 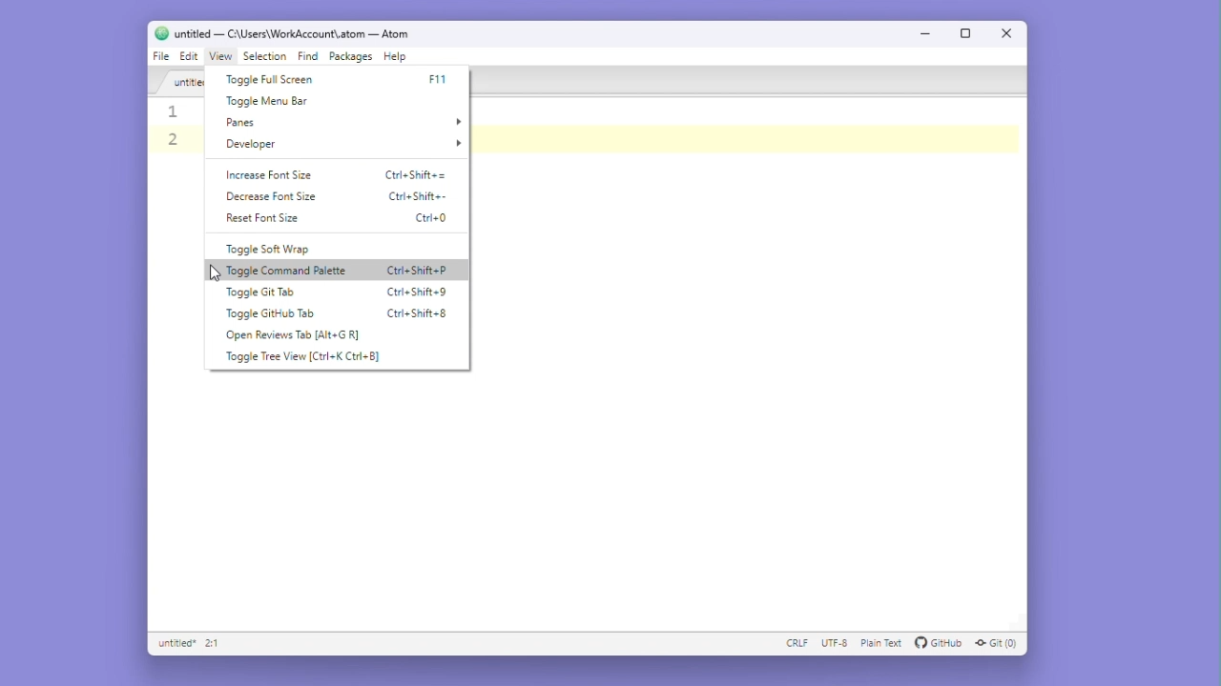 I want to click on ctrl+shift+b, so click(x=420, y=313).